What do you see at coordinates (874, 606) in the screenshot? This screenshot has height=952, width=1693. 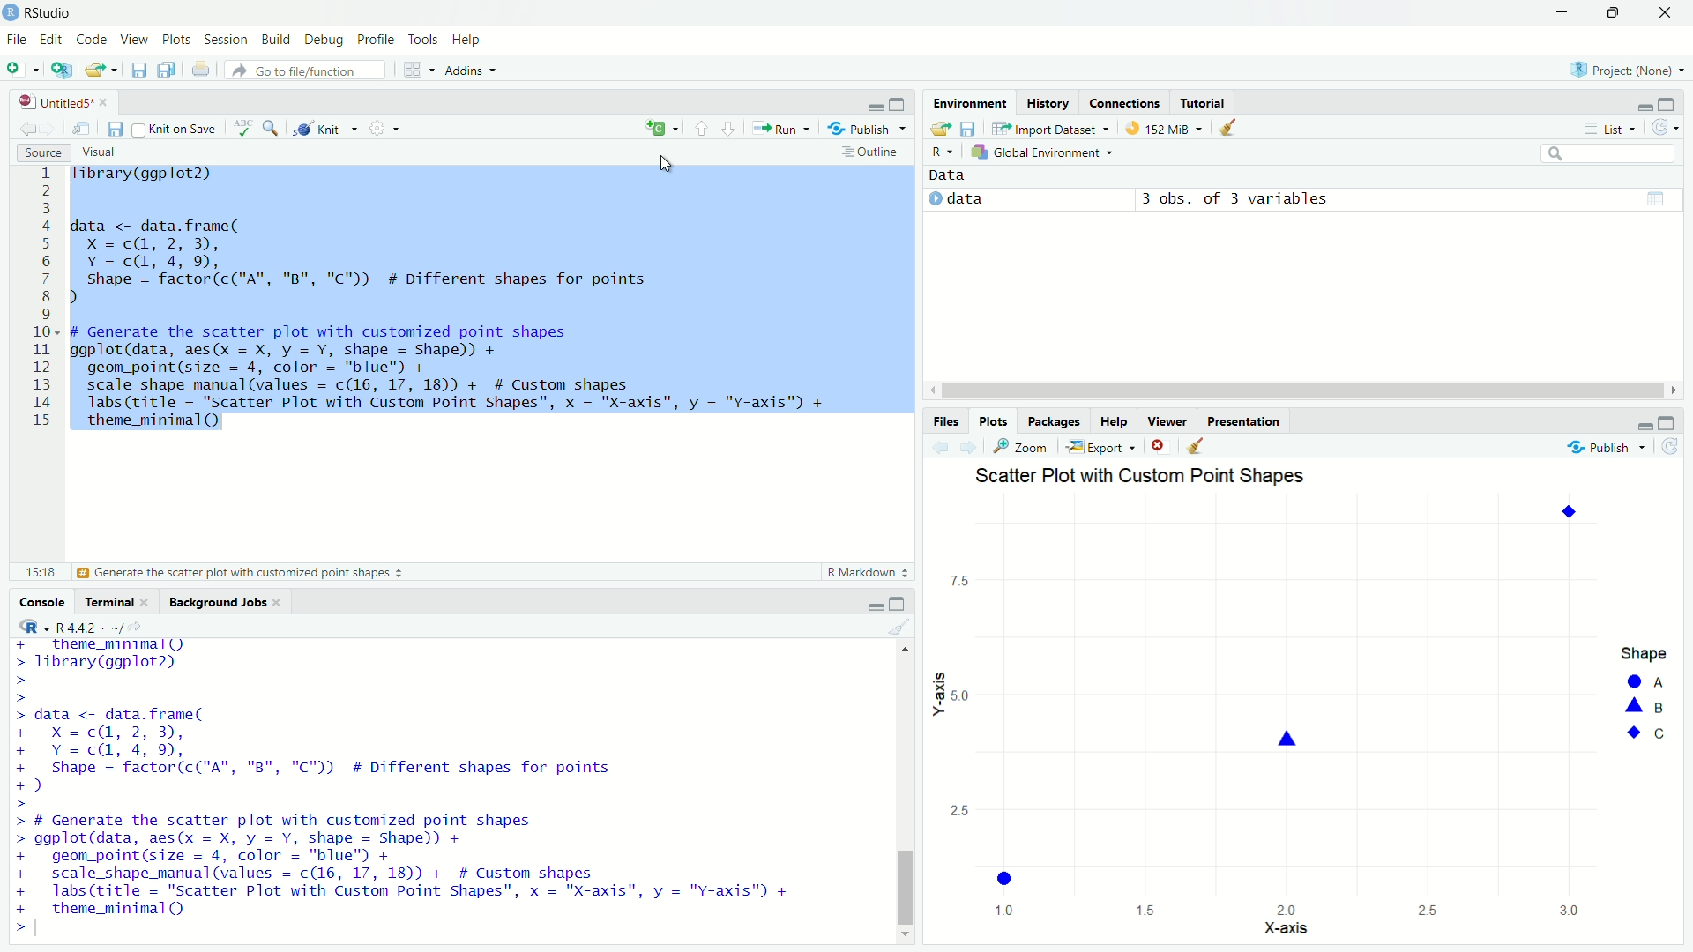 I see `minimize` at bounding box center [874, 606].